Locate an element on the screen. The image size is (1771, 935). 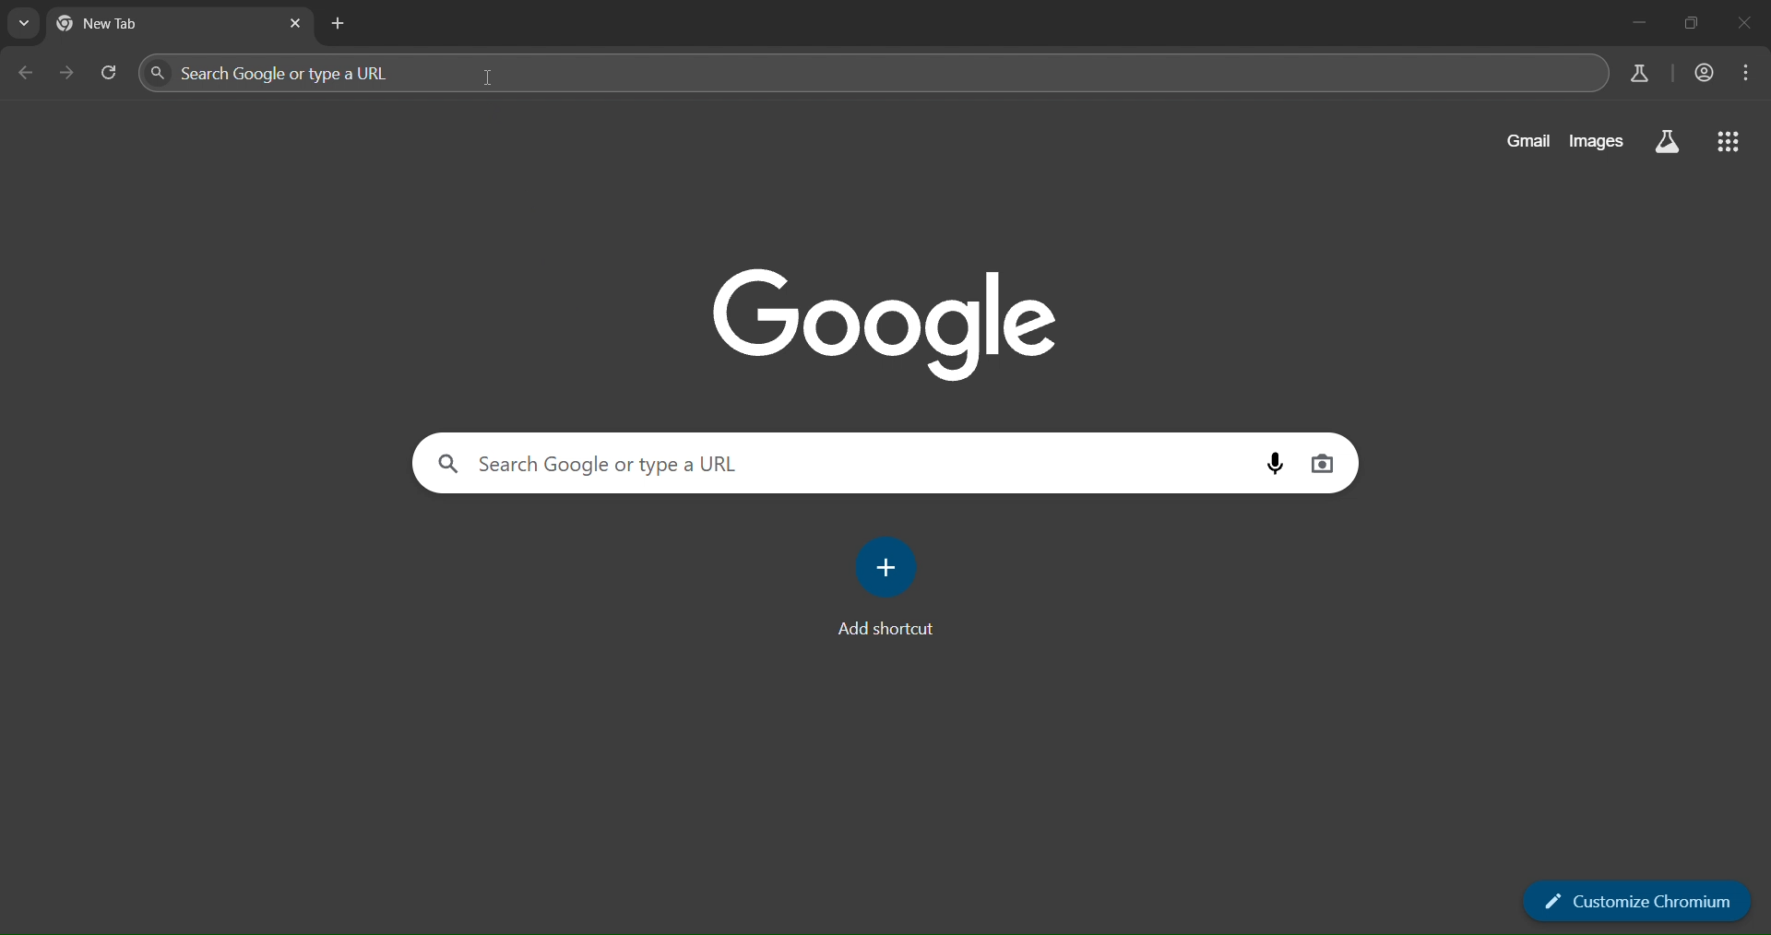
new tab is located at coordinates (341, 25).